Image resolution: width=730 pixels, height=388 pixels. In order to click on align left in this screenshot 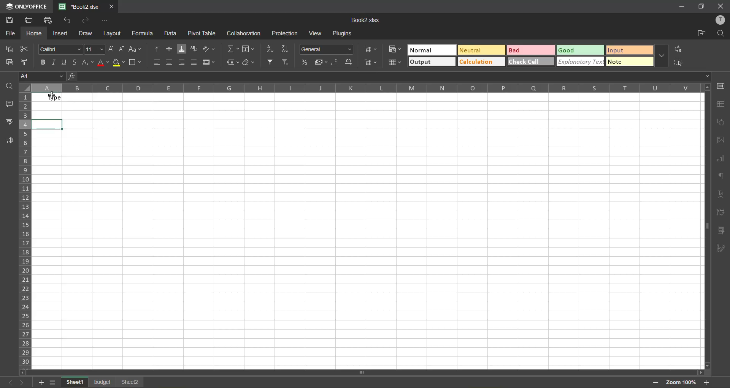, I will do `click(159, 63)`.